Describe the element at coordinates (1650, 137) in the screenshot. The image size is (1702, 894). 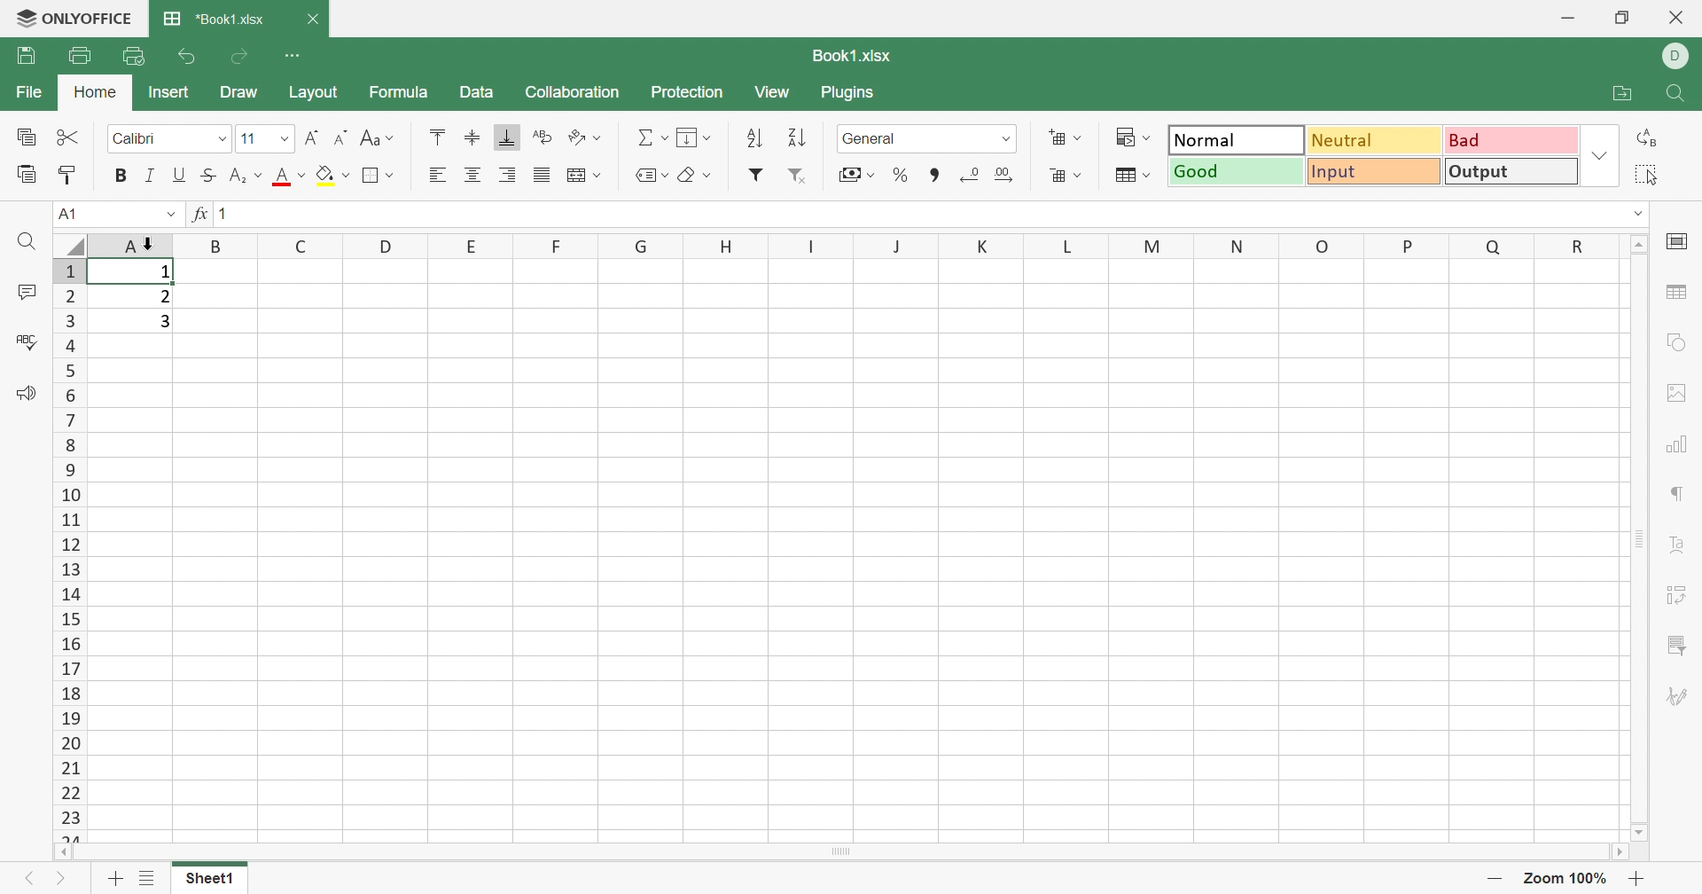
I see `Replace` at that location.